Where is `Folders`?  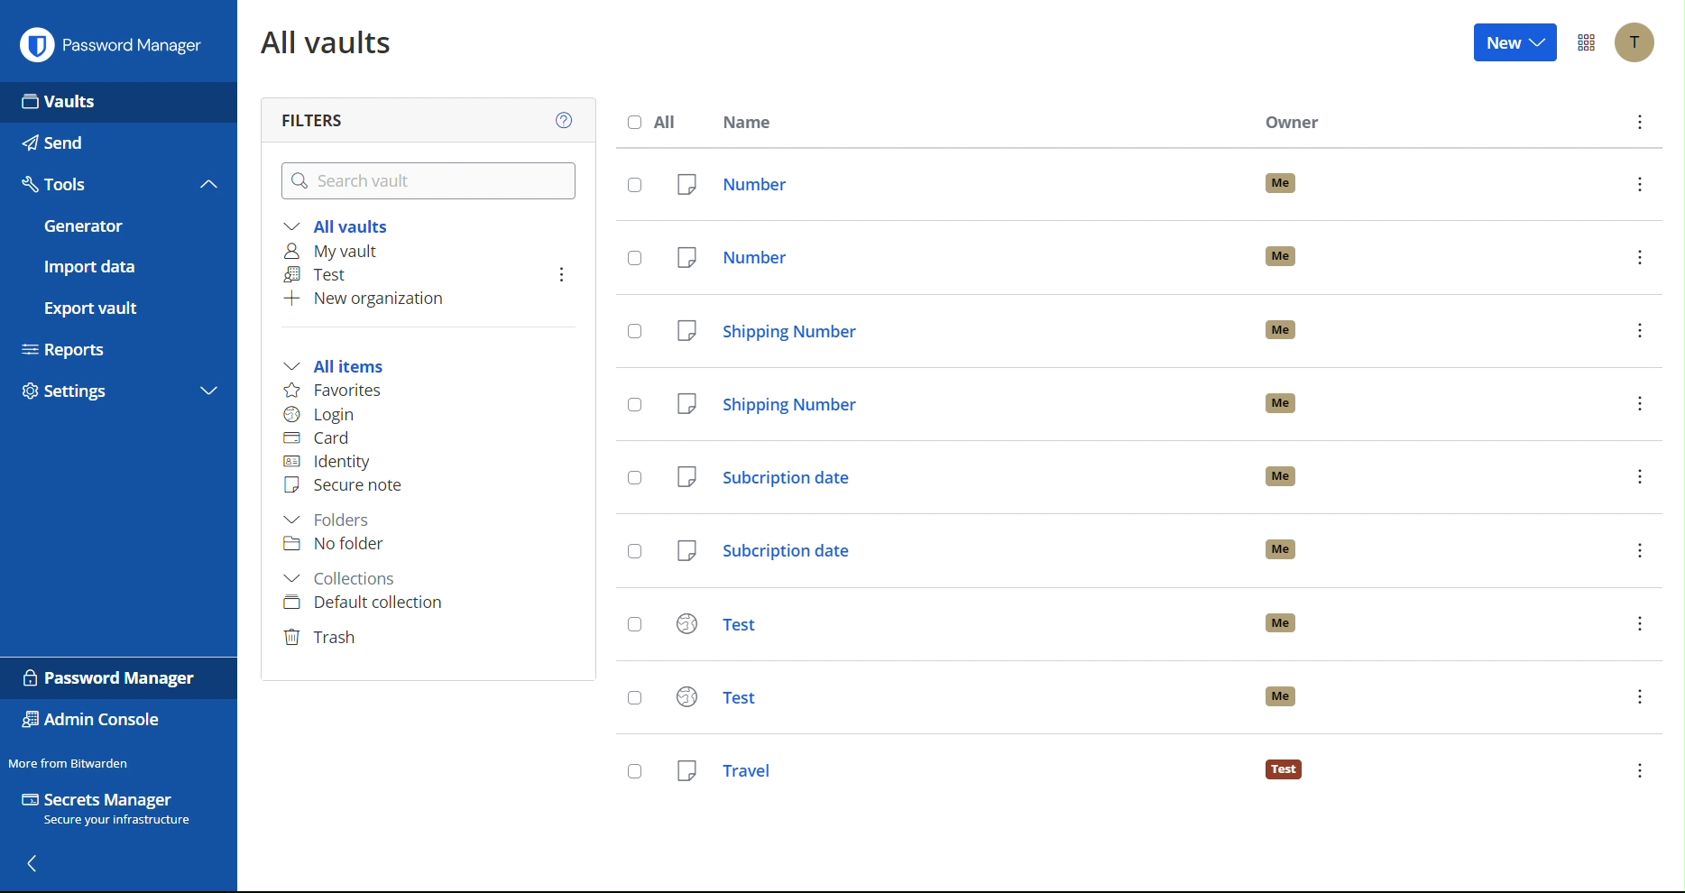 Folders is located at coordinates (333, 520).